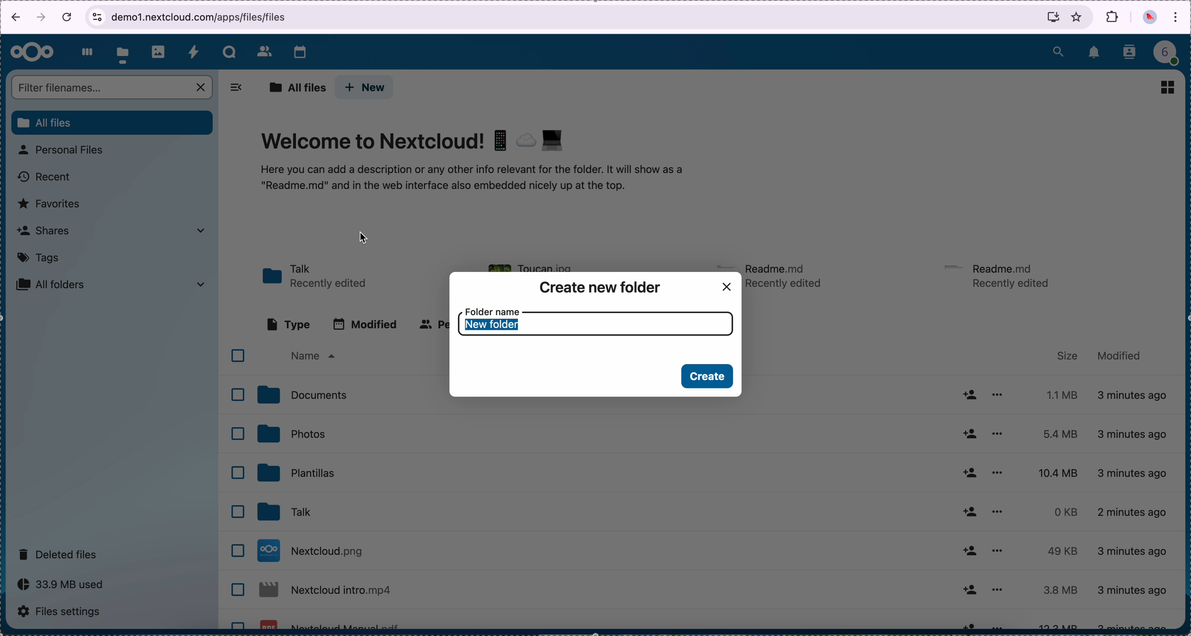 This screenshot has height=636, width=1191. What do you see at coordinates (999, 512) in the screenshot?
I see `more options` at bounding box center [999, 512].